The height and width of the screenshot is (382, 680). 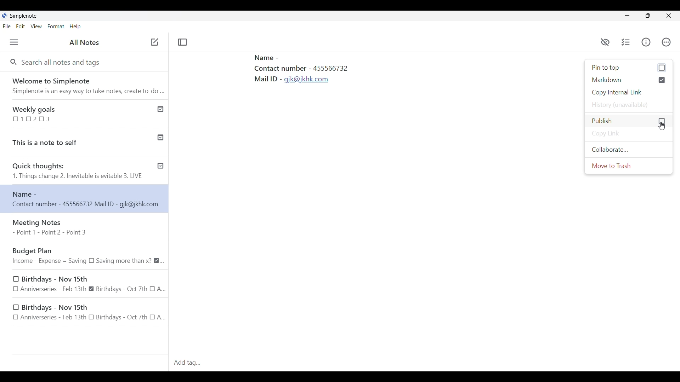 What do you see at coordinates (36, 27) in the screenshot?
I see `View menu` at bounding box center [36, 27].